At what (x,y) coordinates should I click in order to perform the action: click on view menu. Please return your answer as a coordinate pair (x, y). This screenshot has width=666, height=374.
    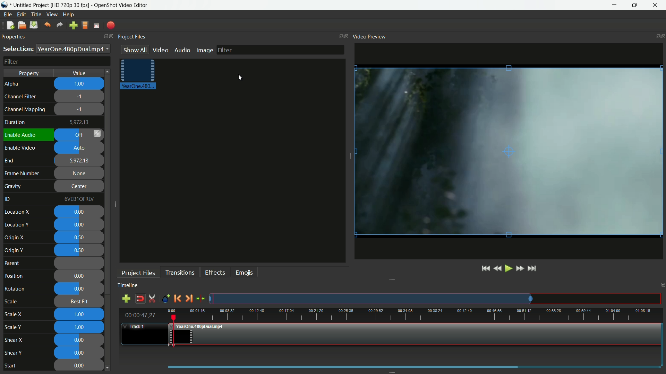
    Looking at the image, I should click on (52, 15).